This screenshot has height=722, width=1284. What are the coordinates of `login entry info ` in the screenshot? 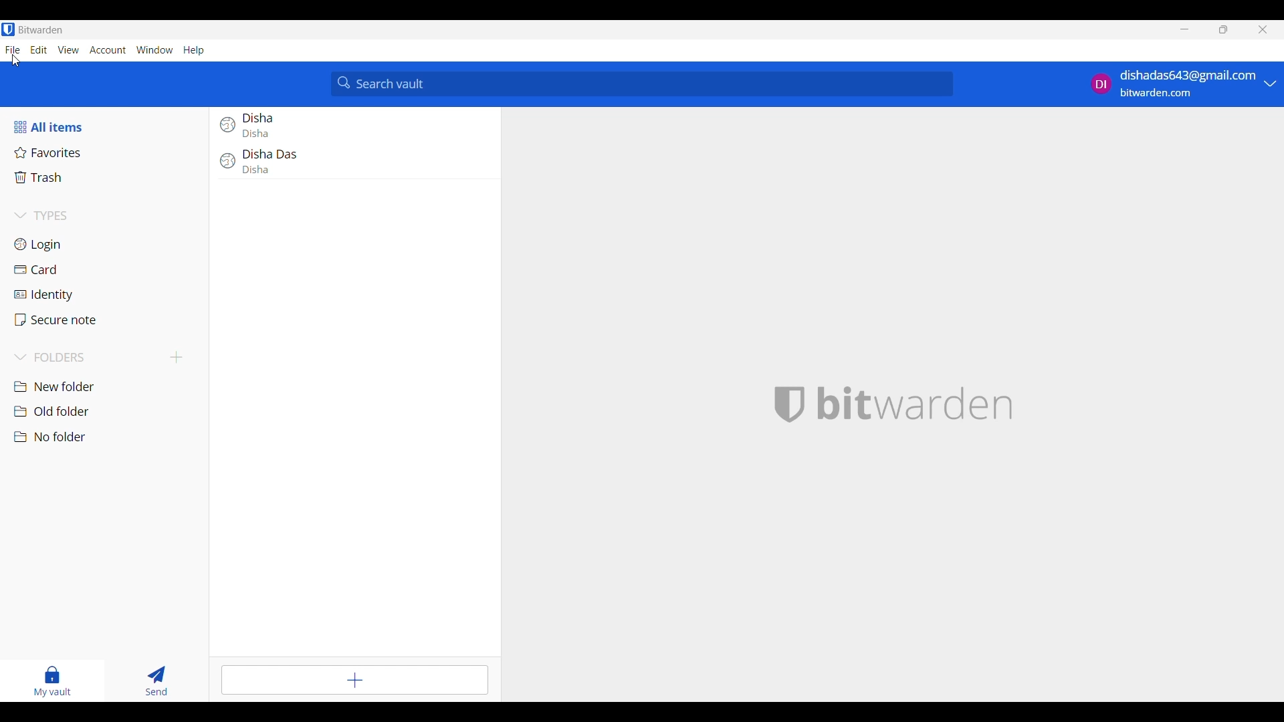 It's located at (348, 126).